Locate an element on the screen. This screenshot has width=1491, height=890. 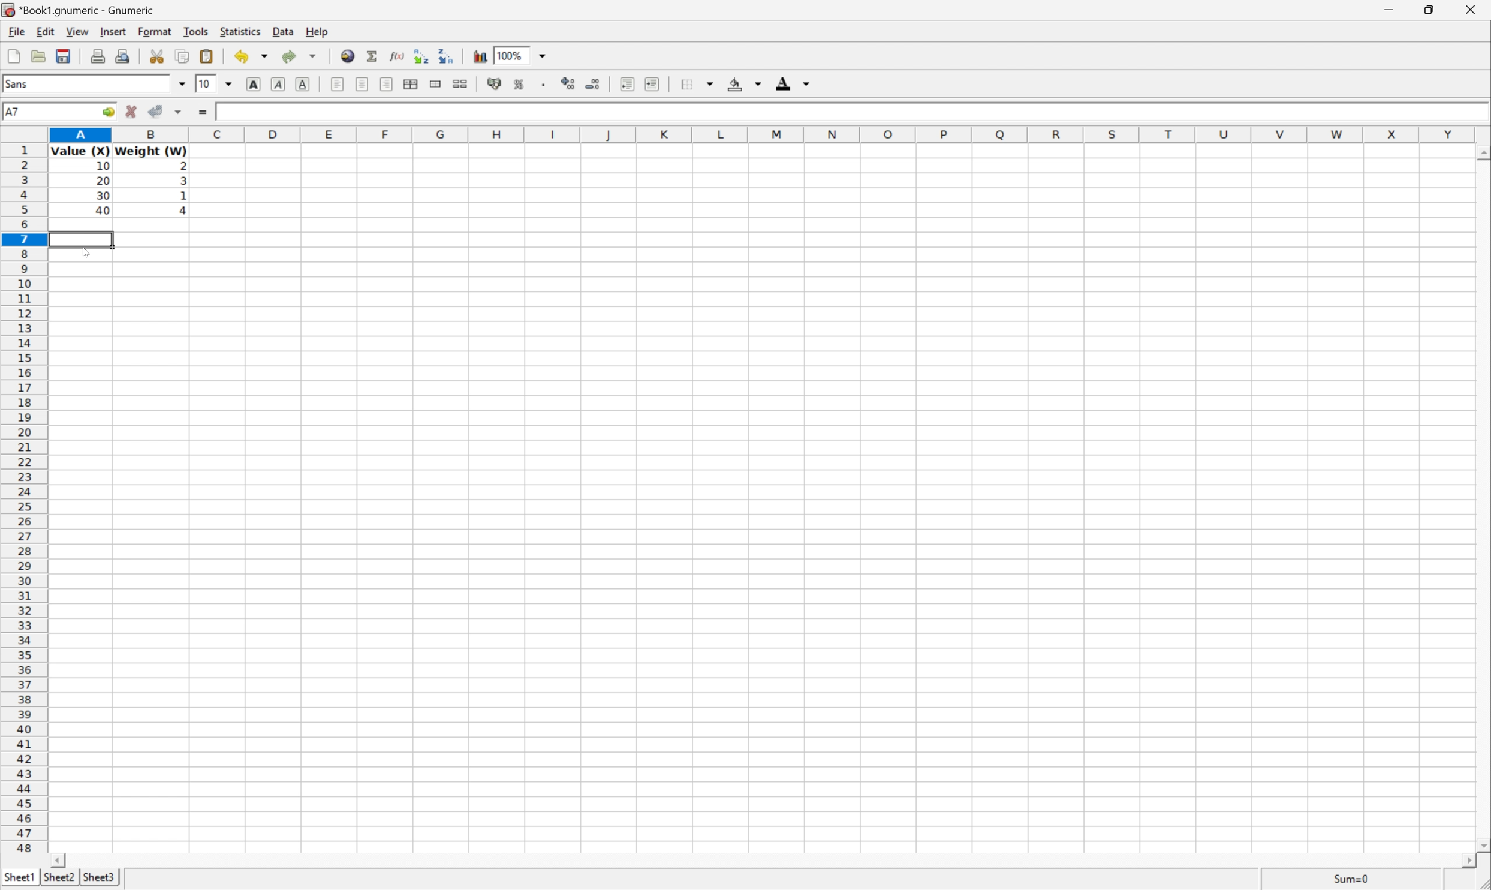
Scroll Down is located at coordinates (1481, 843).